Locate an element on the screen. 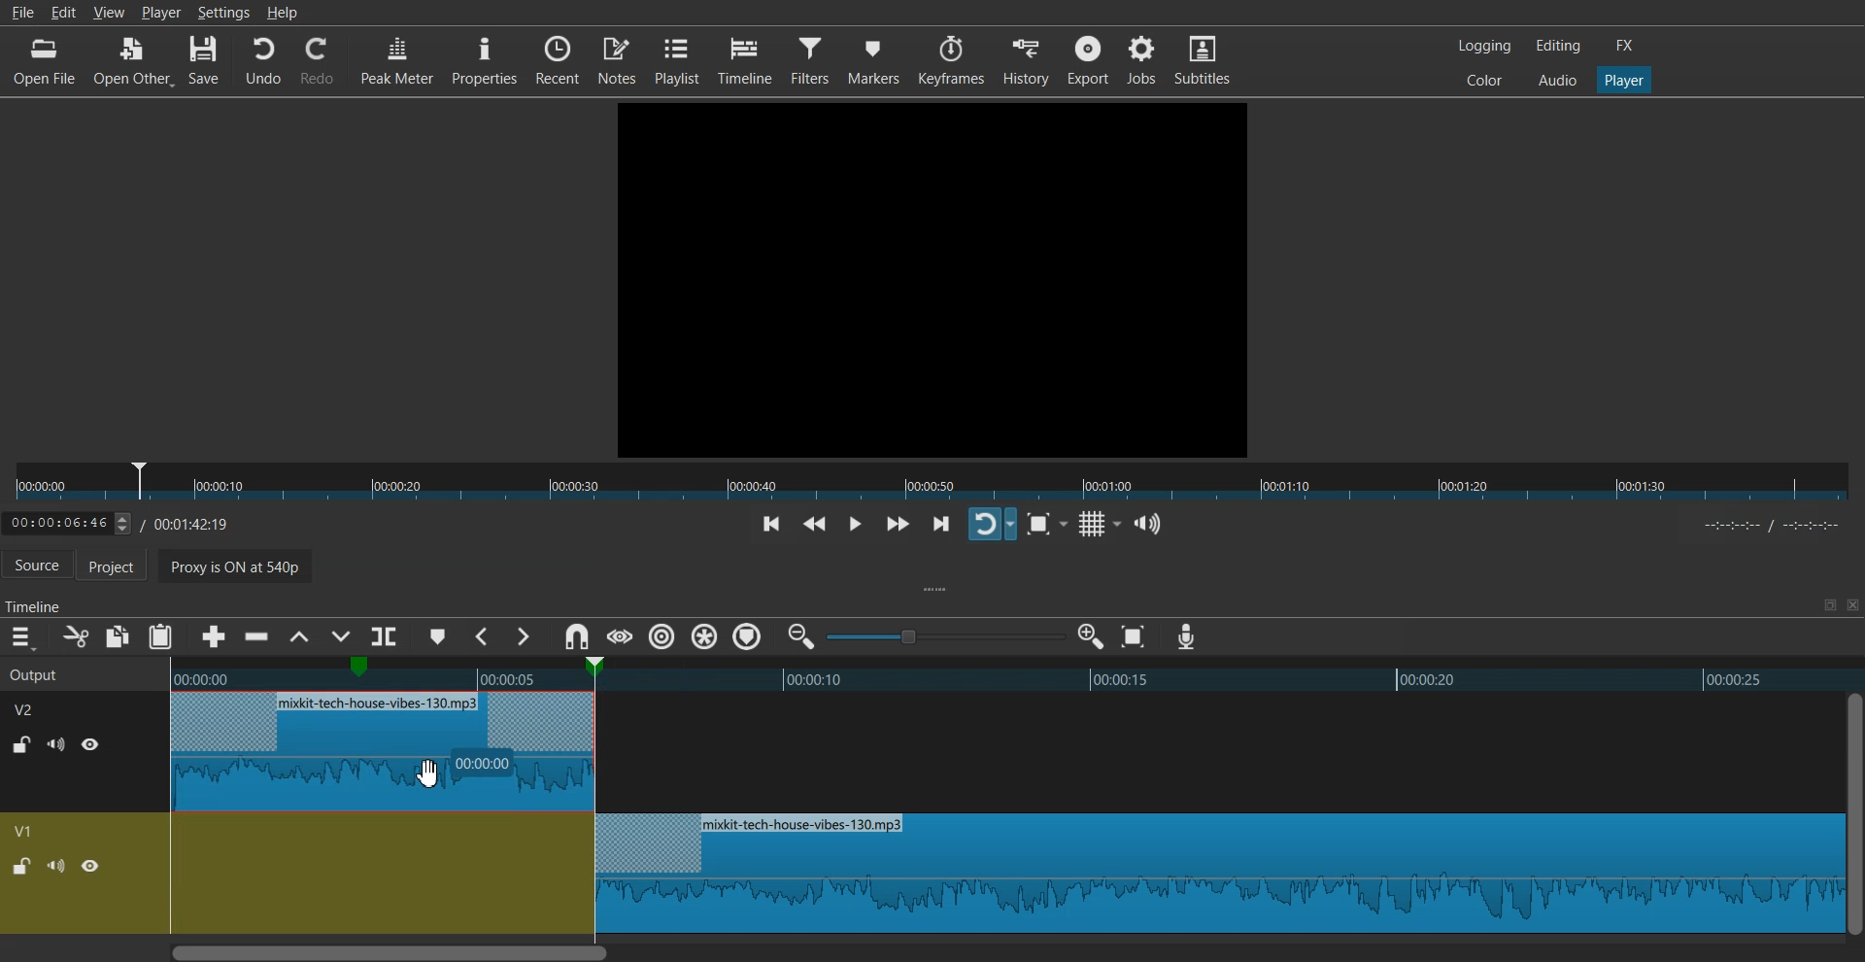 The height and width of the screenshot is (962, 1865). Playlist is located at coordinates (677, 59).